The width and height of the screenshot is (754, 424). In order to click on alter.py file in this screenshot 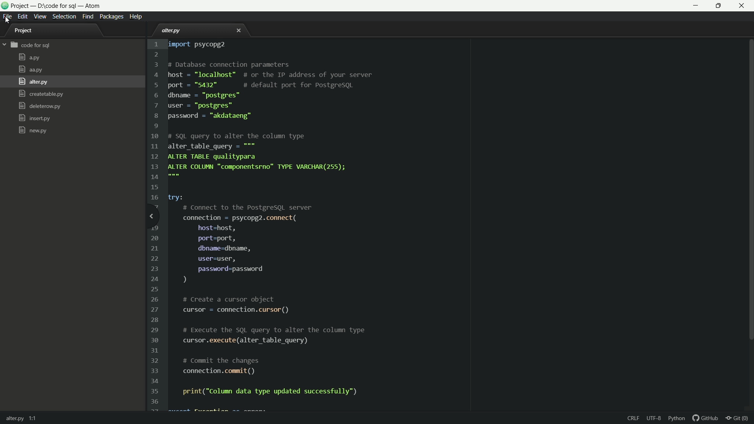, I will do `click(32, 82)`.